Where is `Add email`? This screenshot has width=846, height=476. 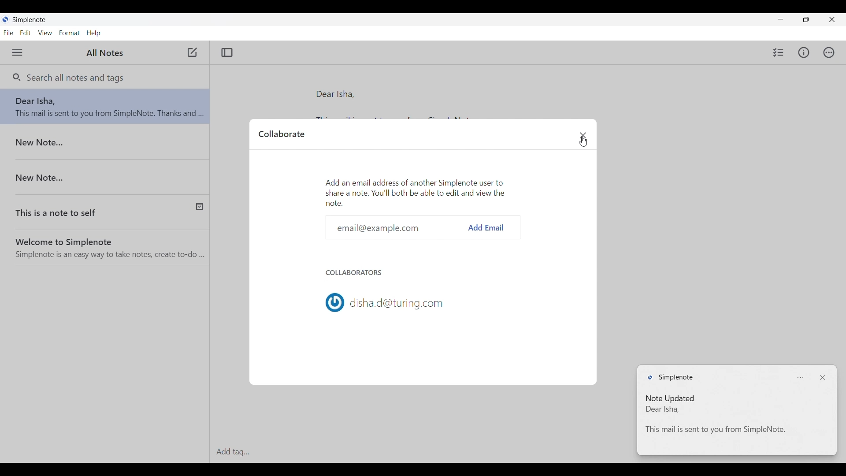
Add email is located at coordinates (487, 228).